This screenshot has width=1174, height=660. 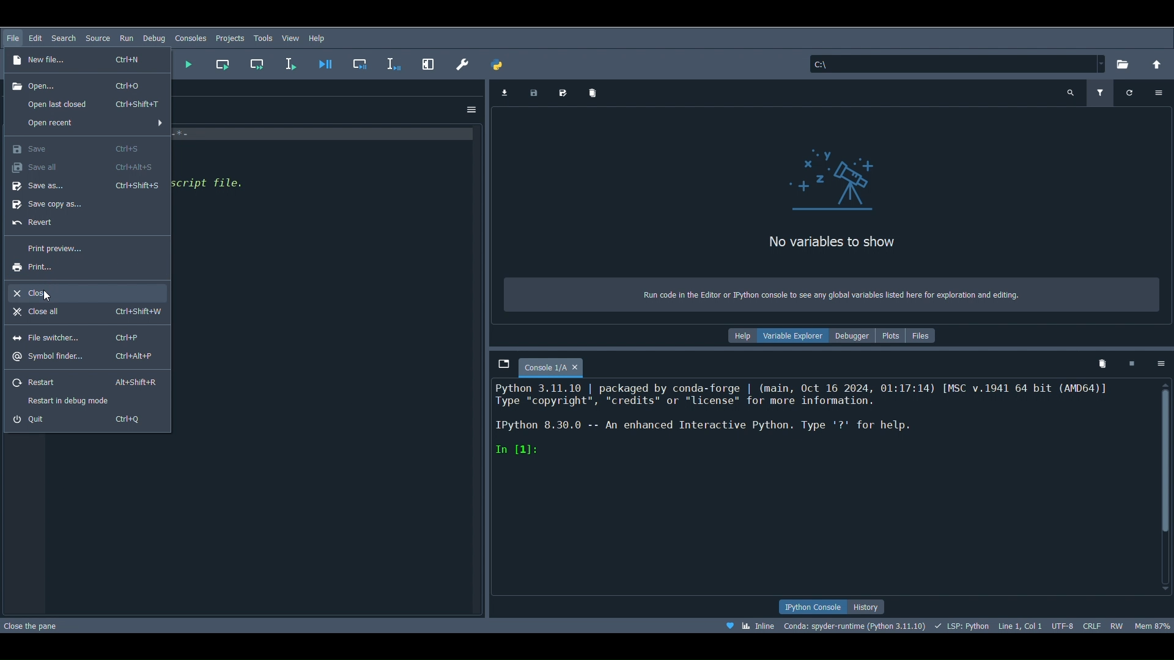 I want to click on Projects, so click(x=228, y=36).